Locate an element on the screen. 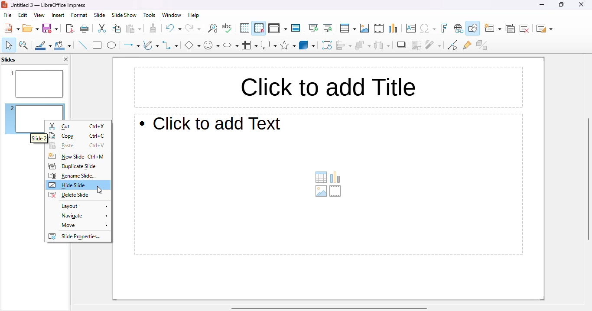 This screenshot has width=592, height=311. show gluepoint functions is located at coordinates (467, 45).